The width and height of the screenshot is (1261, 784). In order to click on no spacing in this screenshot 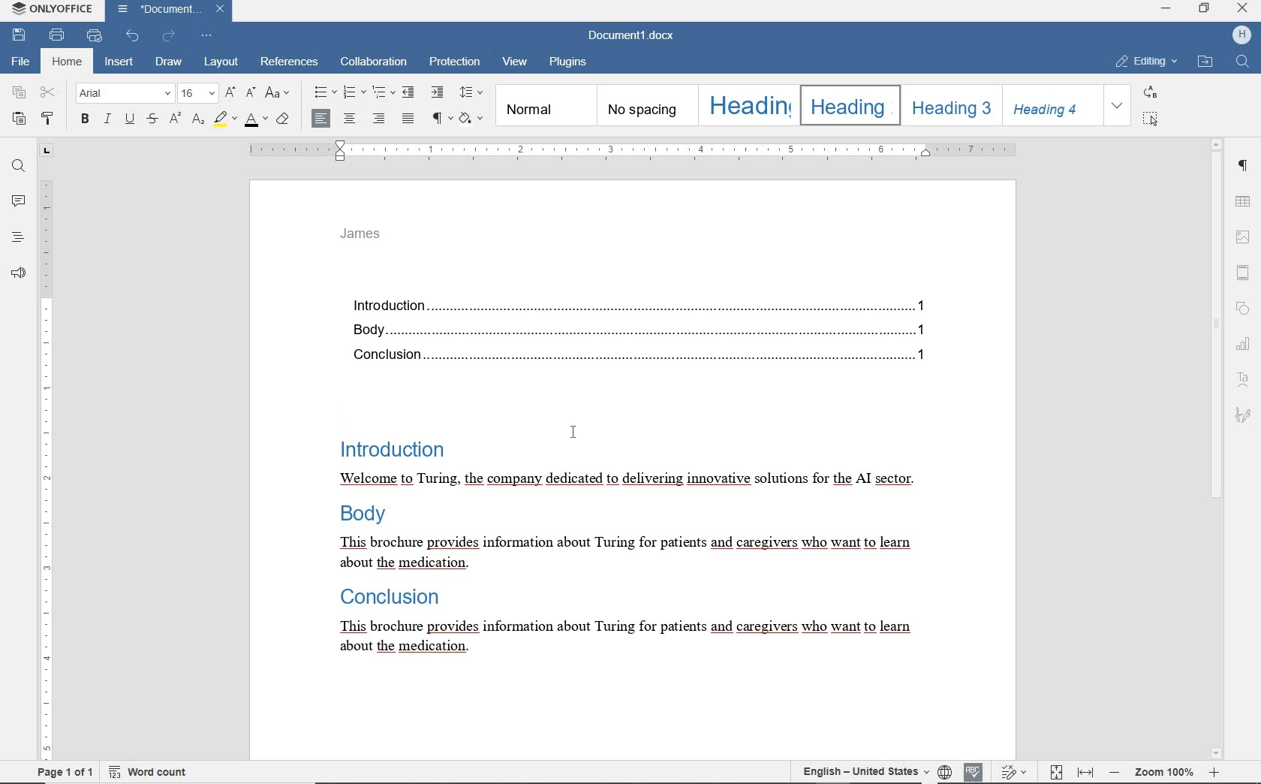, I will do `click(646, 106)`.